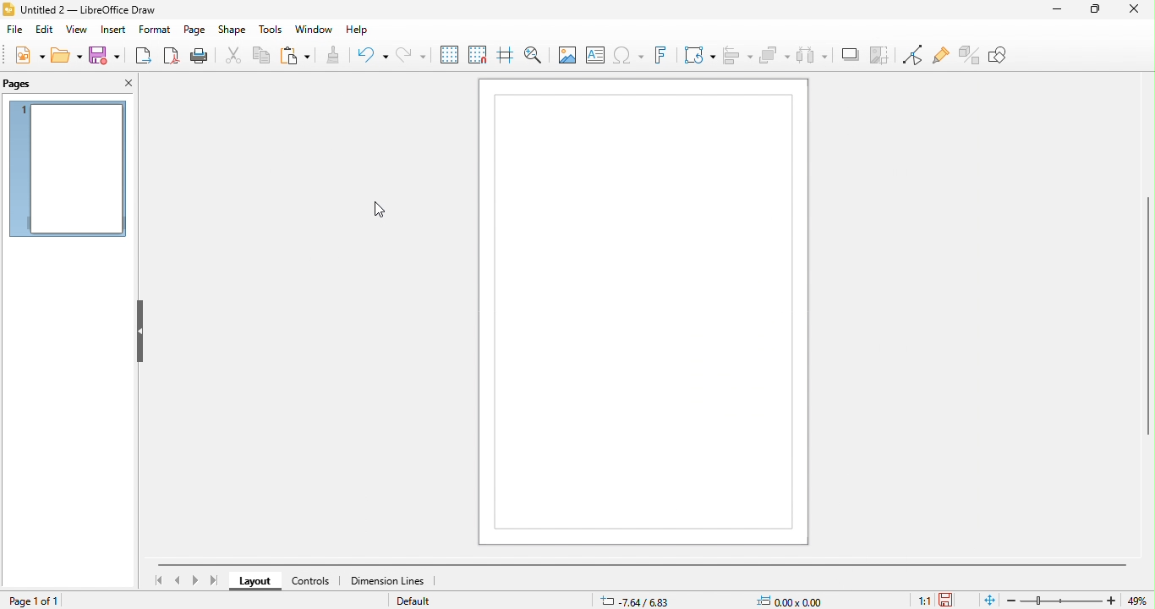 The width and height of the screenshot is (1155, 609). I want to click on changed to portrait, so click(647, 315).